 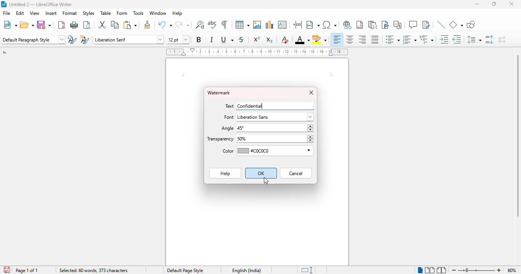 What do you see at coordinates (307, 270) in the screenshot?
I see `standard selection` at bounding box center [307, 270].